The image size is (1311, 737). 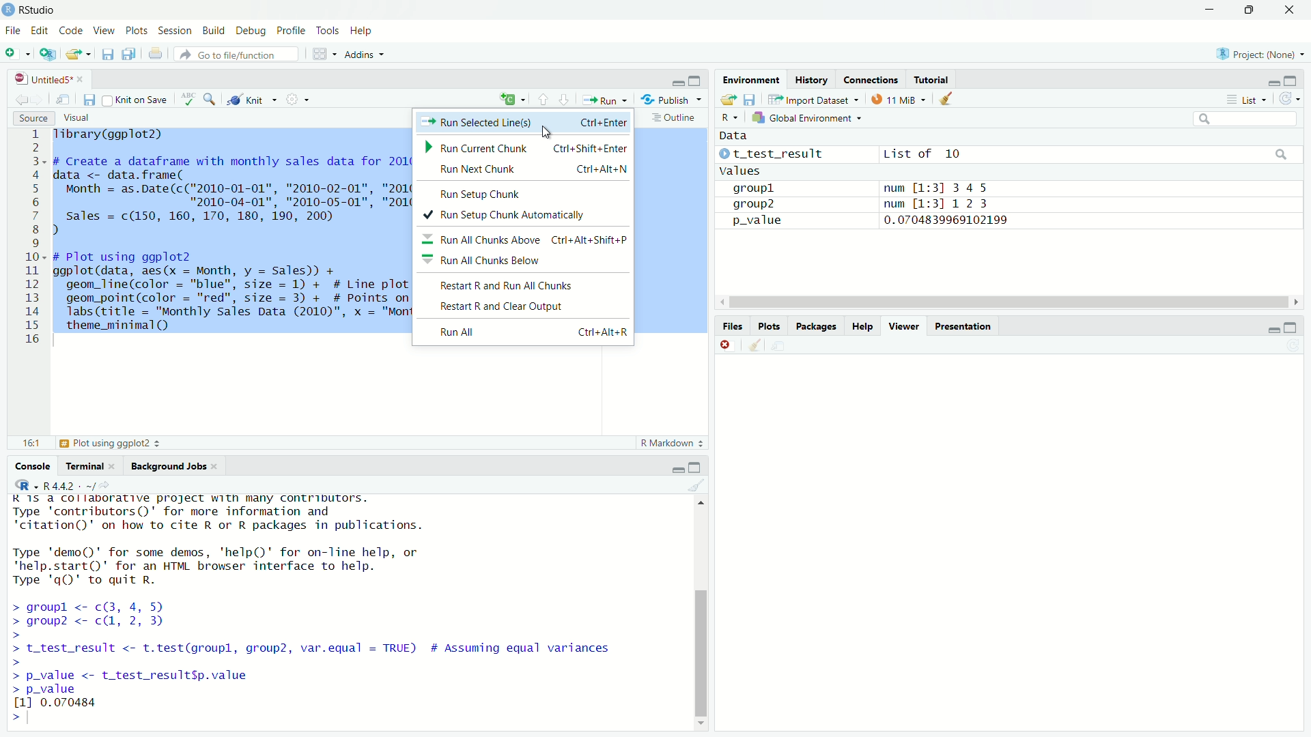 I want to click on minimise, so click(x=1293, y=327).